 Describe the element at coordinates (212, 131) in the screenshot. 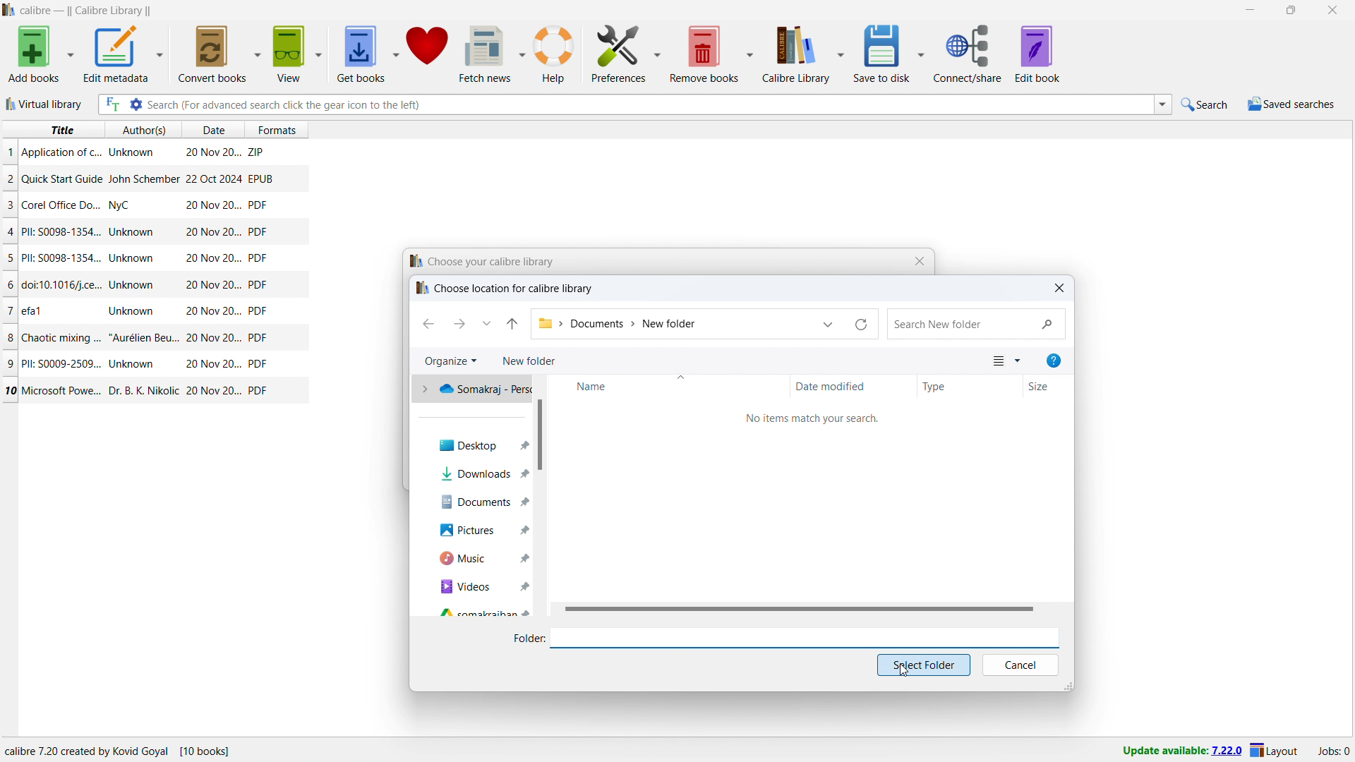

I see `date` at that location.